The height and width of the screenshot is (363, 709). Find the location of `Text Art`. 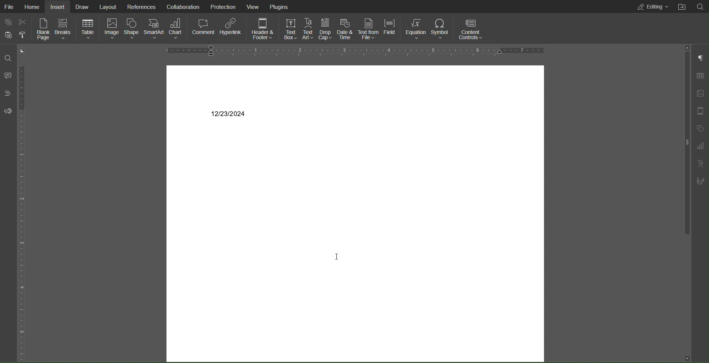

Text Art is located at coordinates (701, 163).